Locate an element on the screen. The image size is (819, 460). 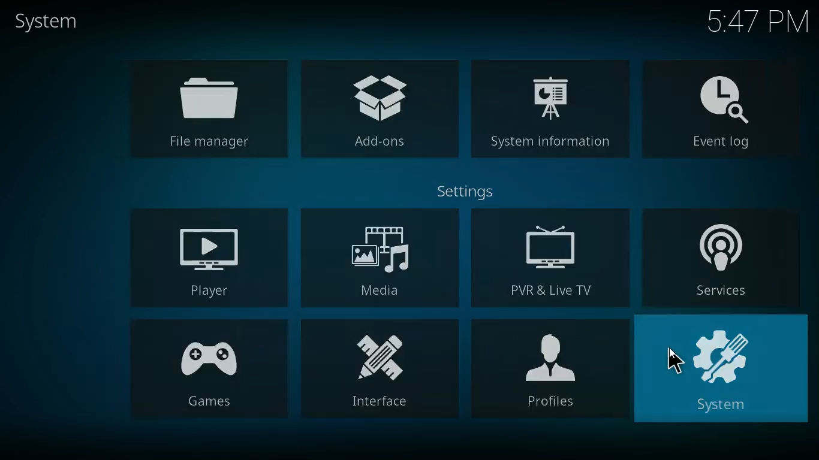
system information is located at coordinates (554, 111).